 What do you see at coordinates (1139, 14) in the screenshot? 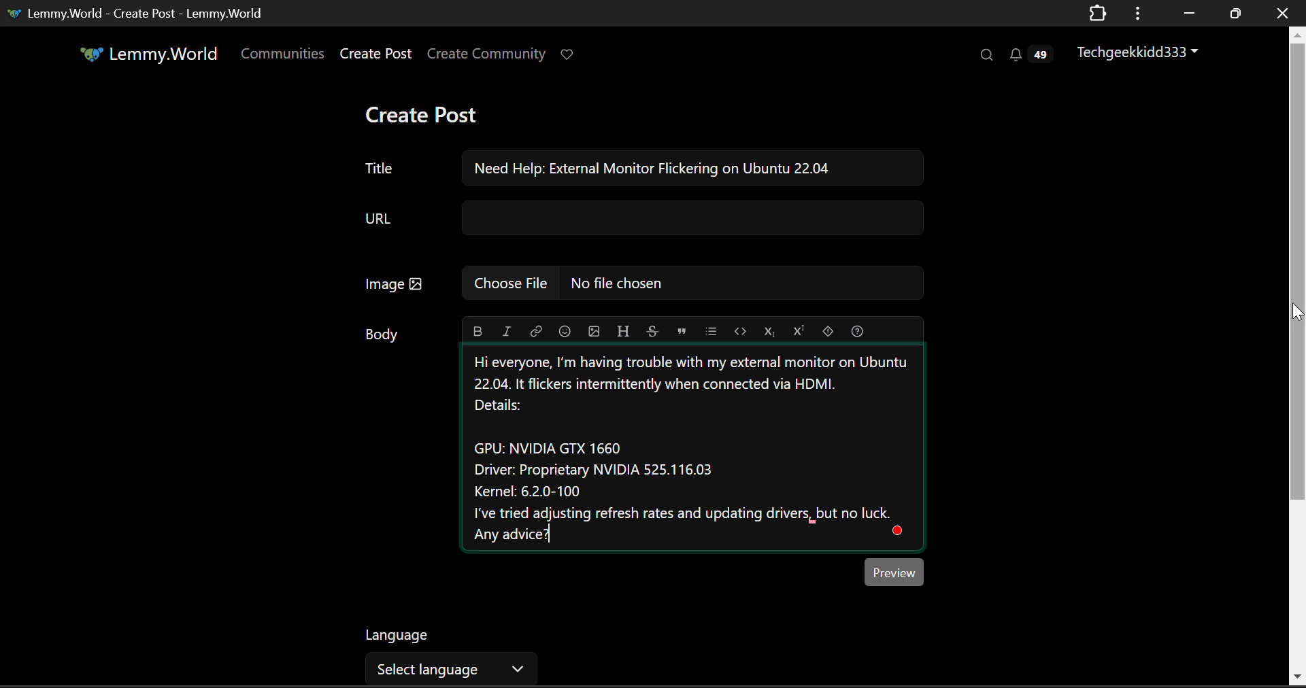
I see `Window Options` at bounding box center [1139, 14].